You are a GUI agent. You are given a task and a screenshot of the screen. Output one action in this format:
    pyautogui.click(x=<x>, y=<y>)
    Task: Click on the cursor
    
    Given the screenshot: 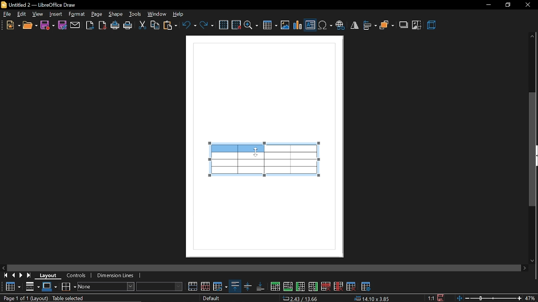 What is the action you would take?
    pyautogui.click(x=256, y=151)
    